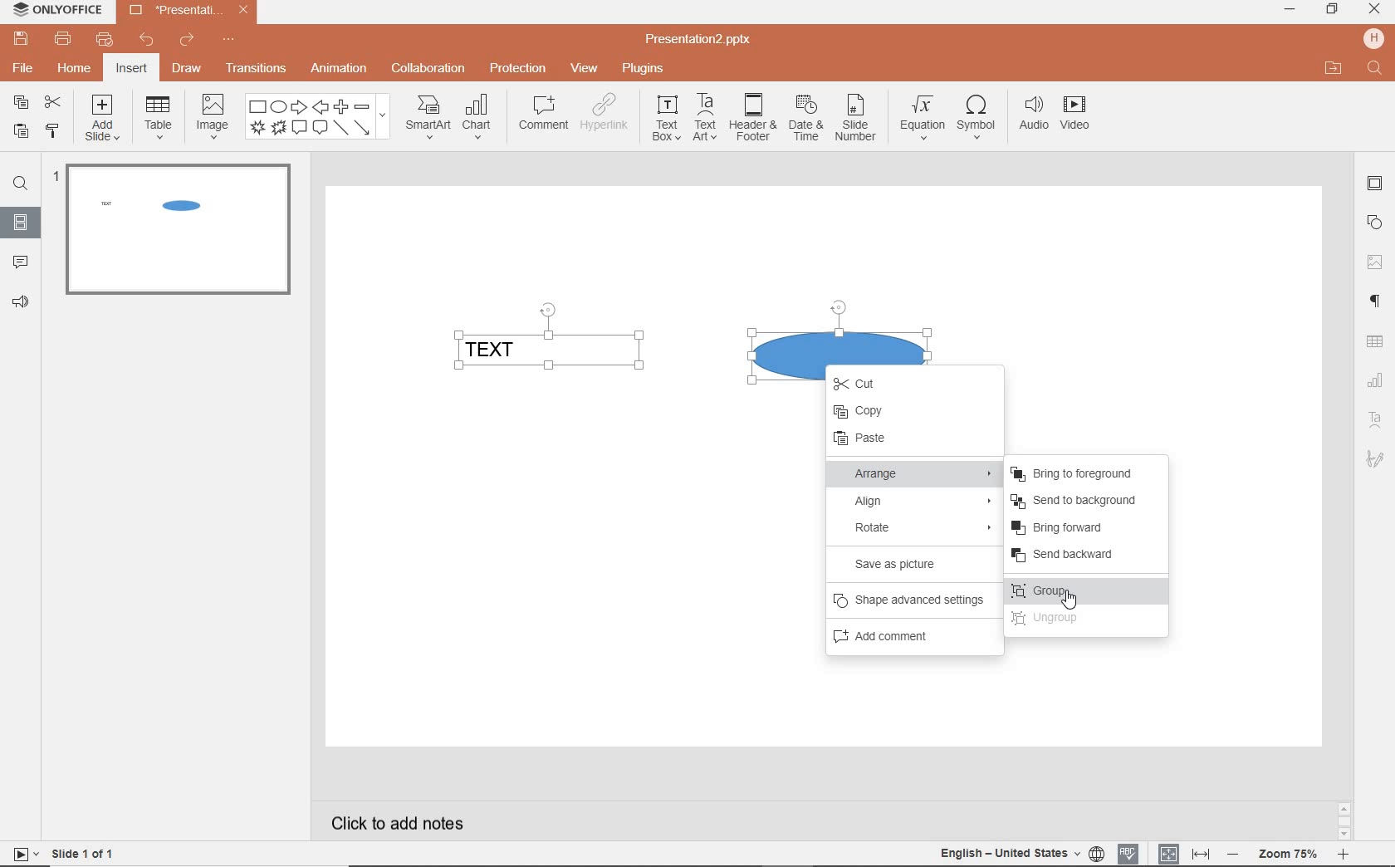 This screenshot has height=867, width=1395. What do you see at coordinates (103, 120) in the screenshot?
I see `add slide` at bounding box center [103, 120].